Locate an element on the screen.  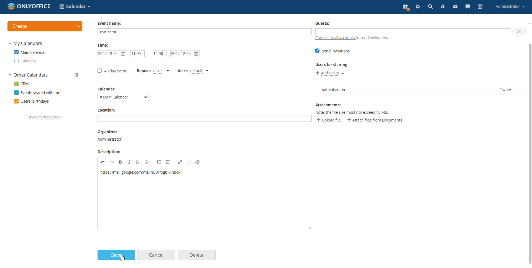
feed is located at coordinates (443, 7).